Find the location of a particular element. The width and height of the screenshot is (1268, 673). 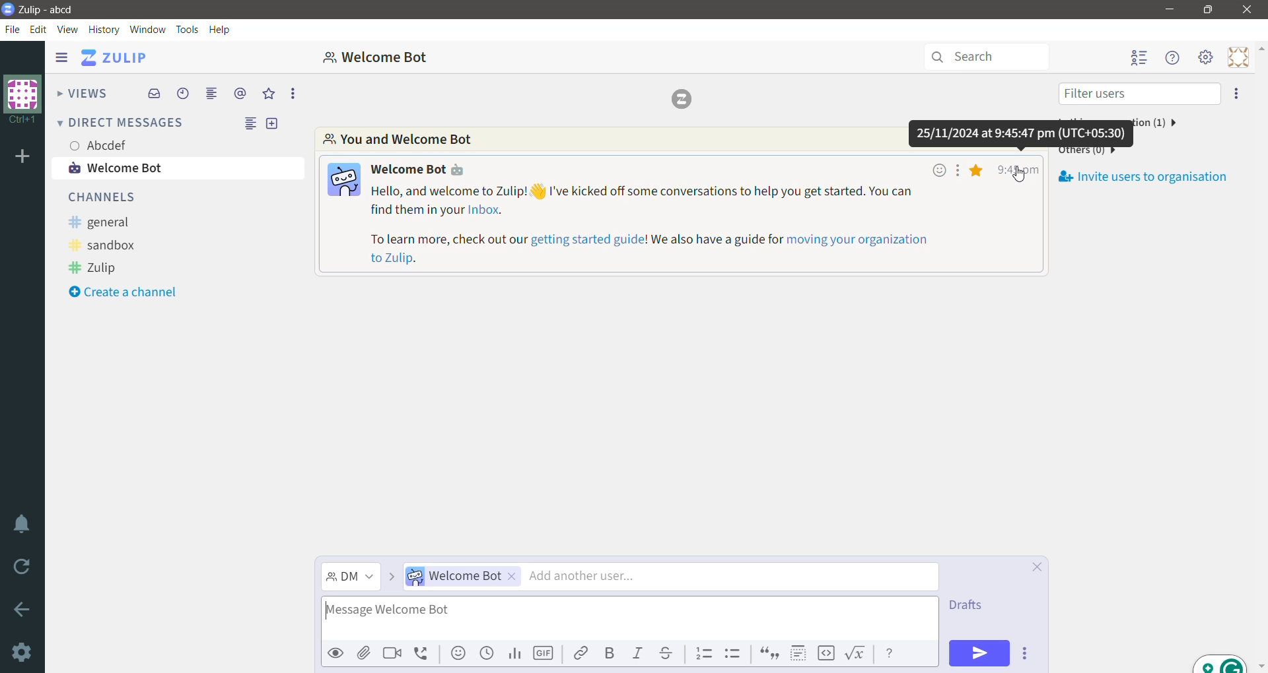

Unstart this message is located at coordinates (978, 170).